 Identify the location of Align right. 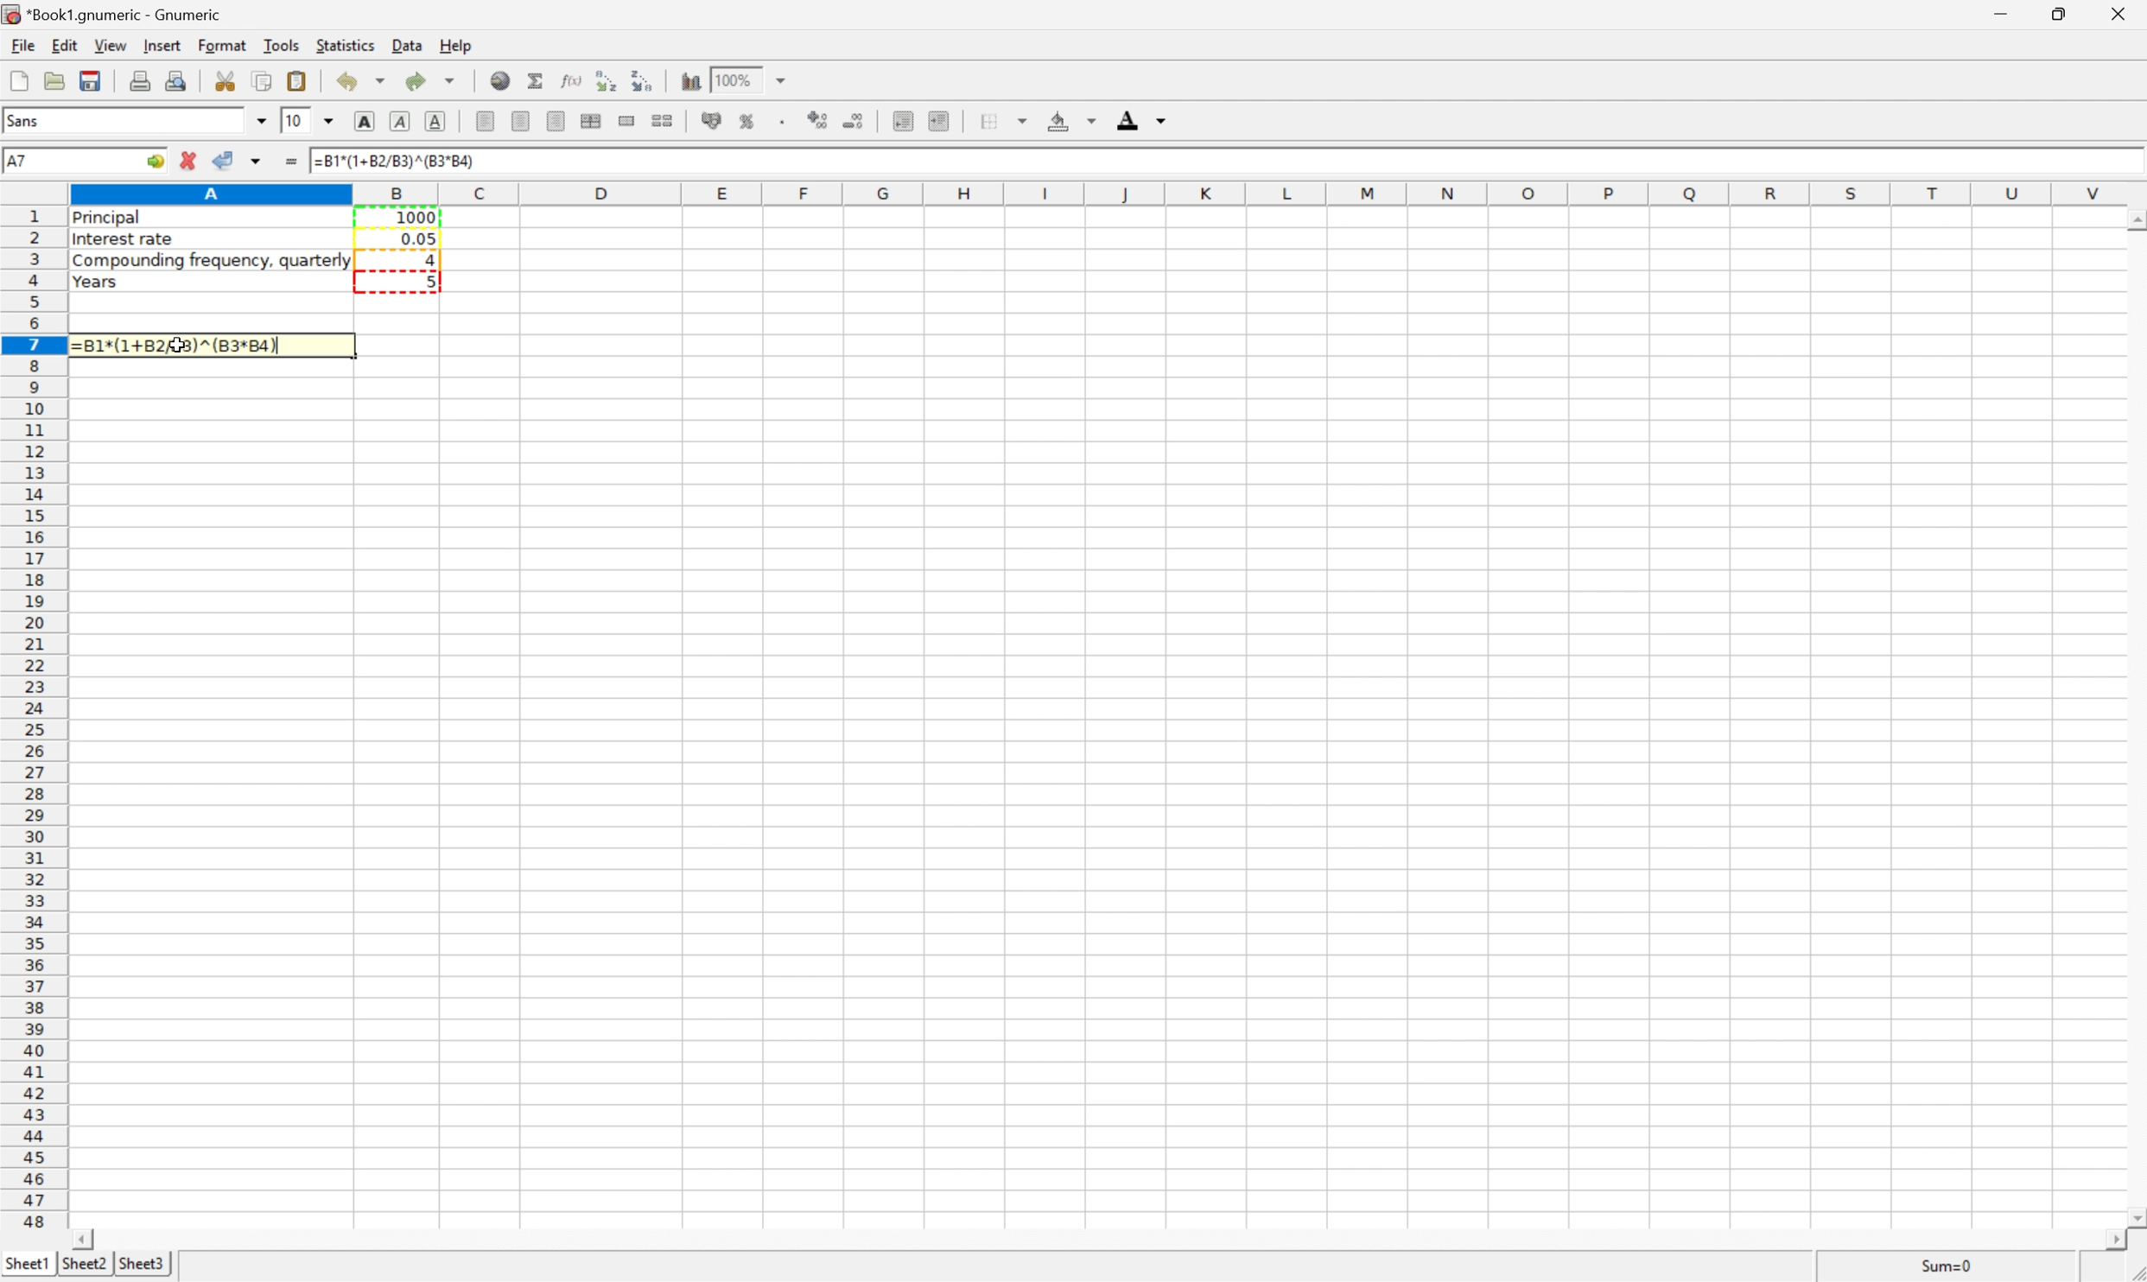
(556, 120).